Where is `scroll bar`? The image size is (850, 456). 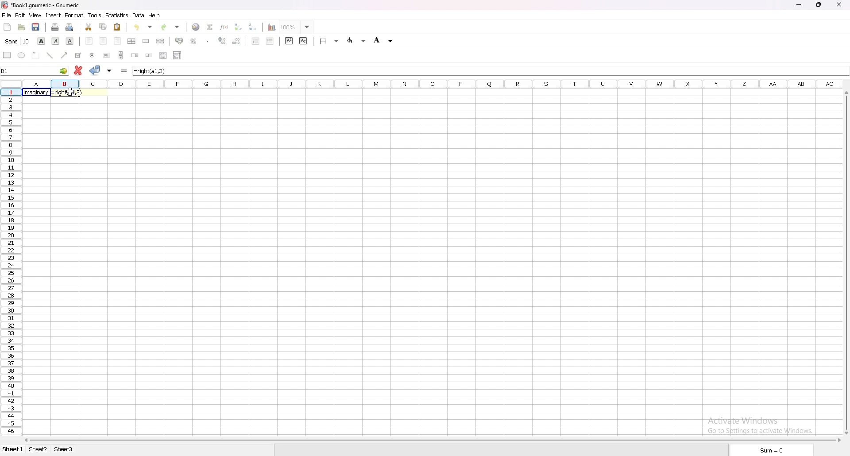 scroll bar is located at coordinates (432, 441).